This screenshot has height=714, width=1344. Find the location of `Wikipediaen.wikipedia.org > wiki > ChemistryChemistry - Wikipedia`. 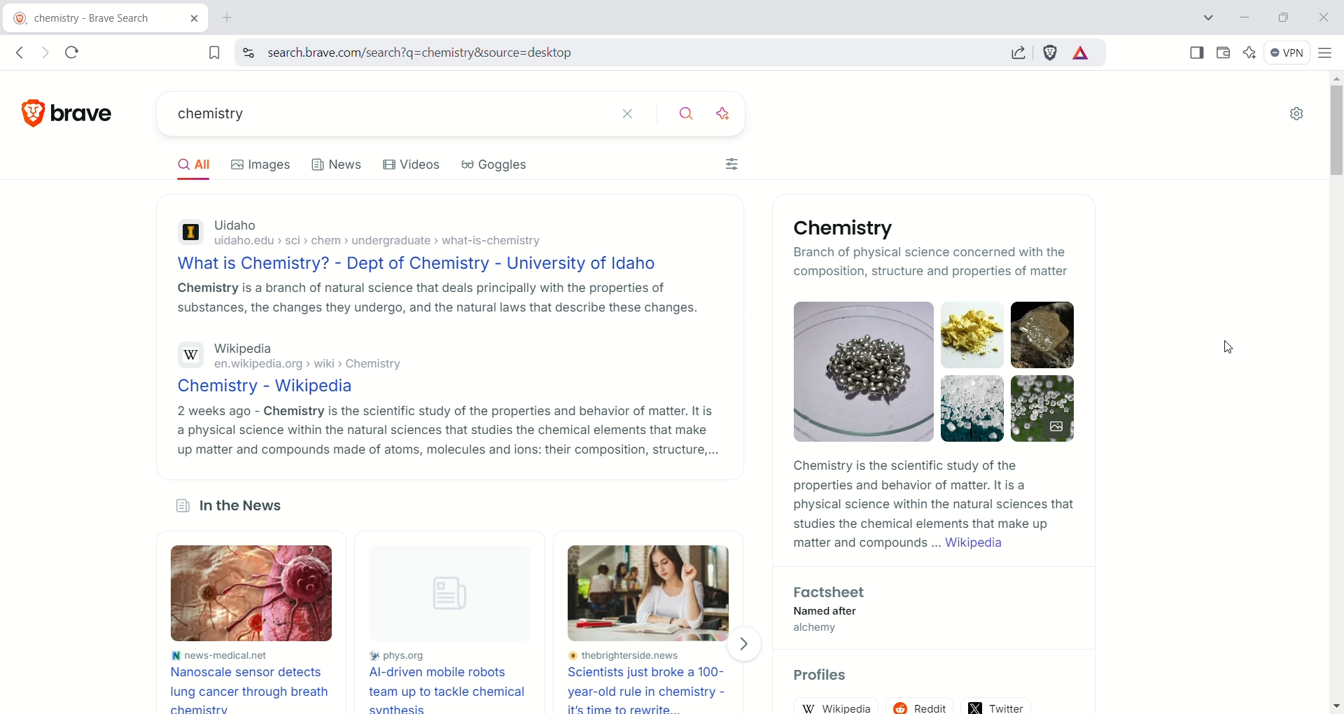

Wikipediaen.wikipedia.org > wiki > ChemistryChemistry - Wikipedia is located at coordinates (311, 367).